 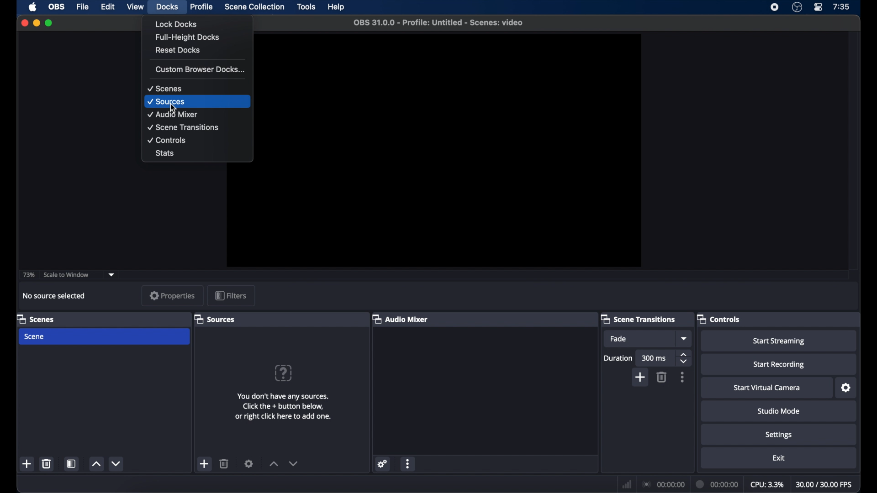 What do you see at coordinates (201, 6) in the screenshot?
I see `profile` at bounding box center [201, 6].